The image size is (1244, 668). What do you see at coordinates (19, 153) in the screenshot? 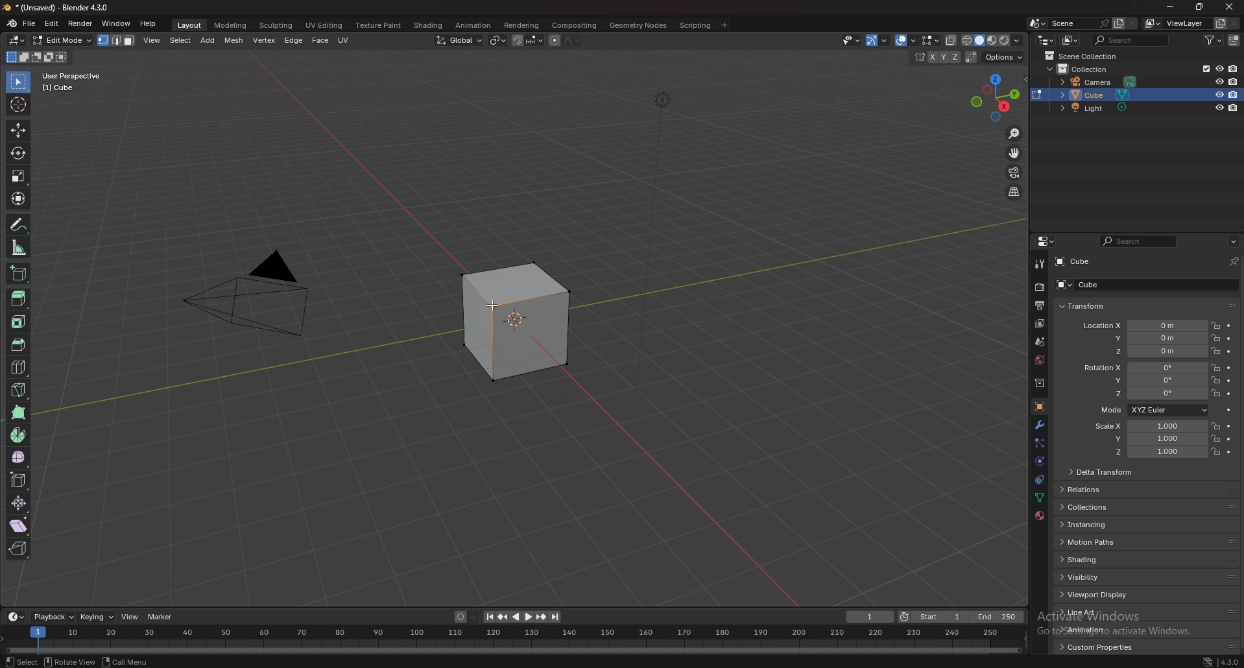
I see `rotate` at bounding box center [19, 153].